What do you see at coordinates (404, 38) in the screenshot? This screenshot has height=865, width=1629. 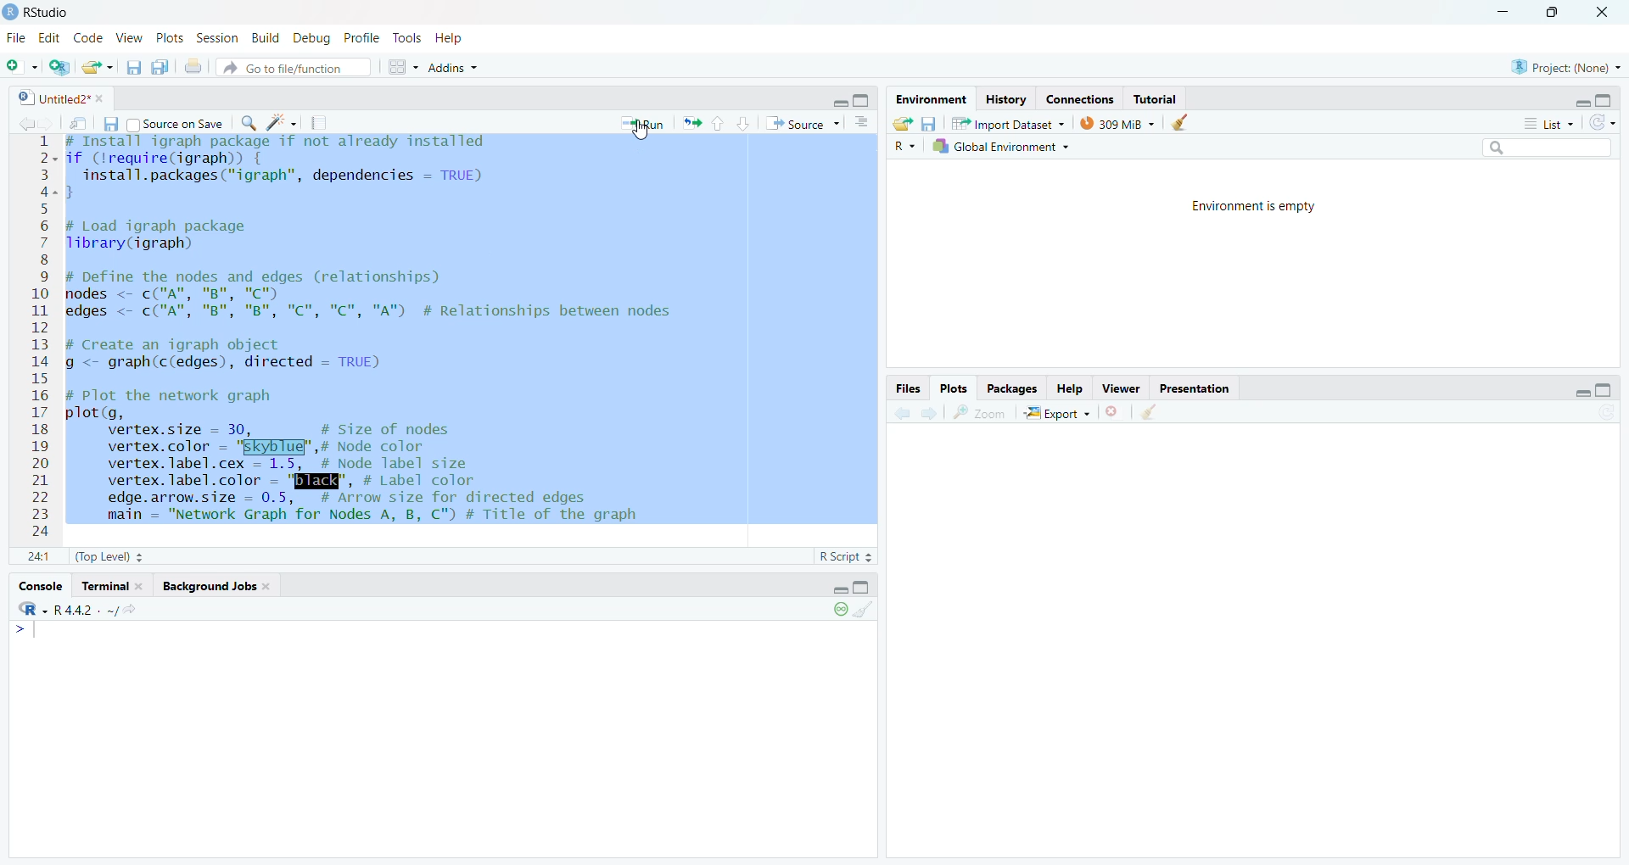 I see `Tools` at bounding box center [404, 38].